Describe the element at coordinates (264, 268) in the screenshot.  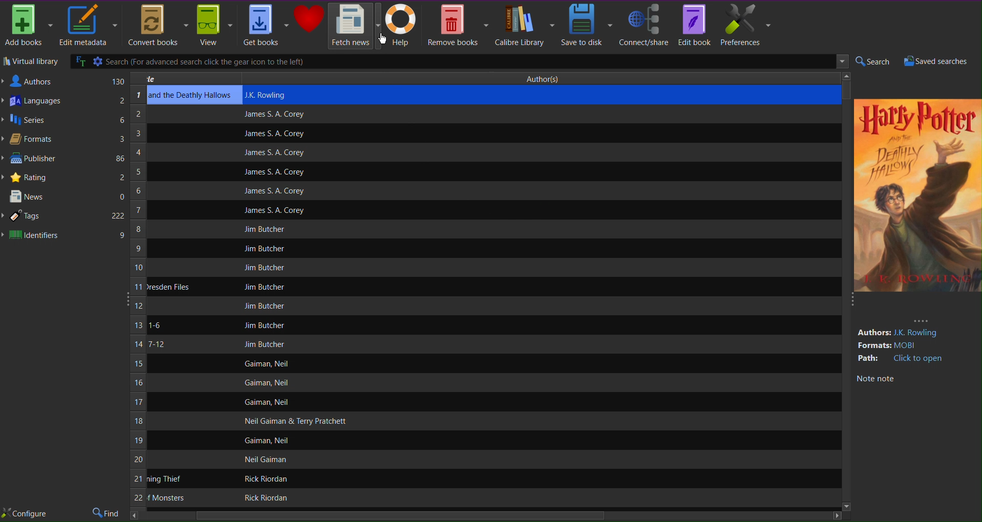
I see `Jim Butcher` at that location.